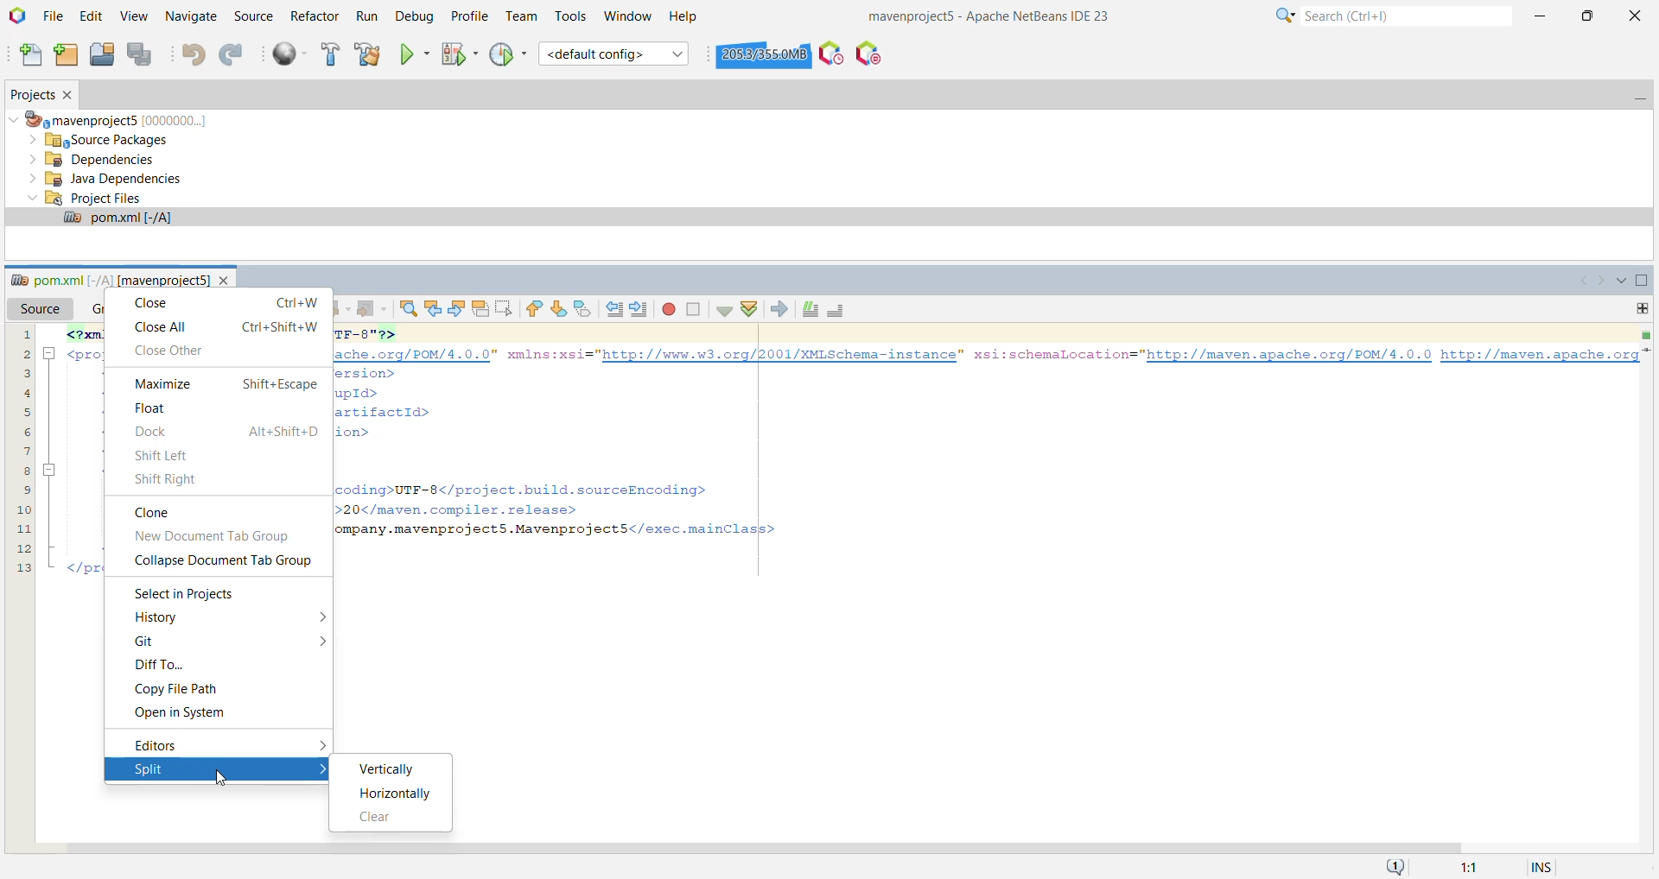  What do you see at coordinates (835, 309) in the screenshot?
I see `Uncomment` at bounding box center [835, 309].